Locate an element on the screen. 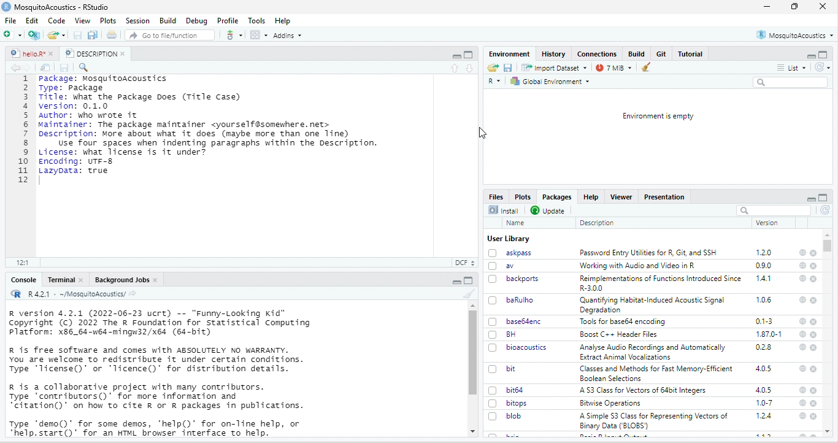  help is located at coordinates (802, 403).